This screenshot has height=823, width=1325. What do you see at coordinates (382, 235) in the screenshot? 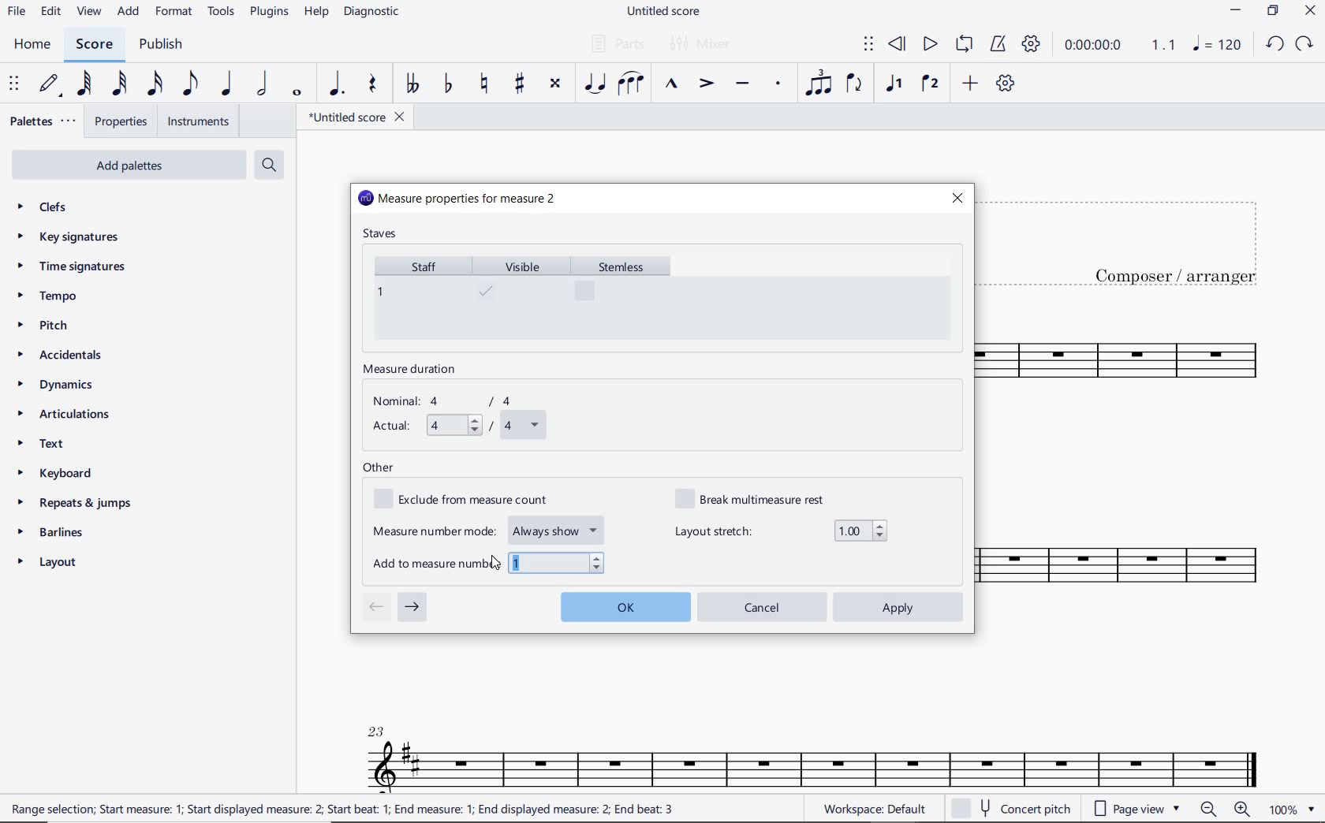
I see `staves` at bounding box center [382, 235].